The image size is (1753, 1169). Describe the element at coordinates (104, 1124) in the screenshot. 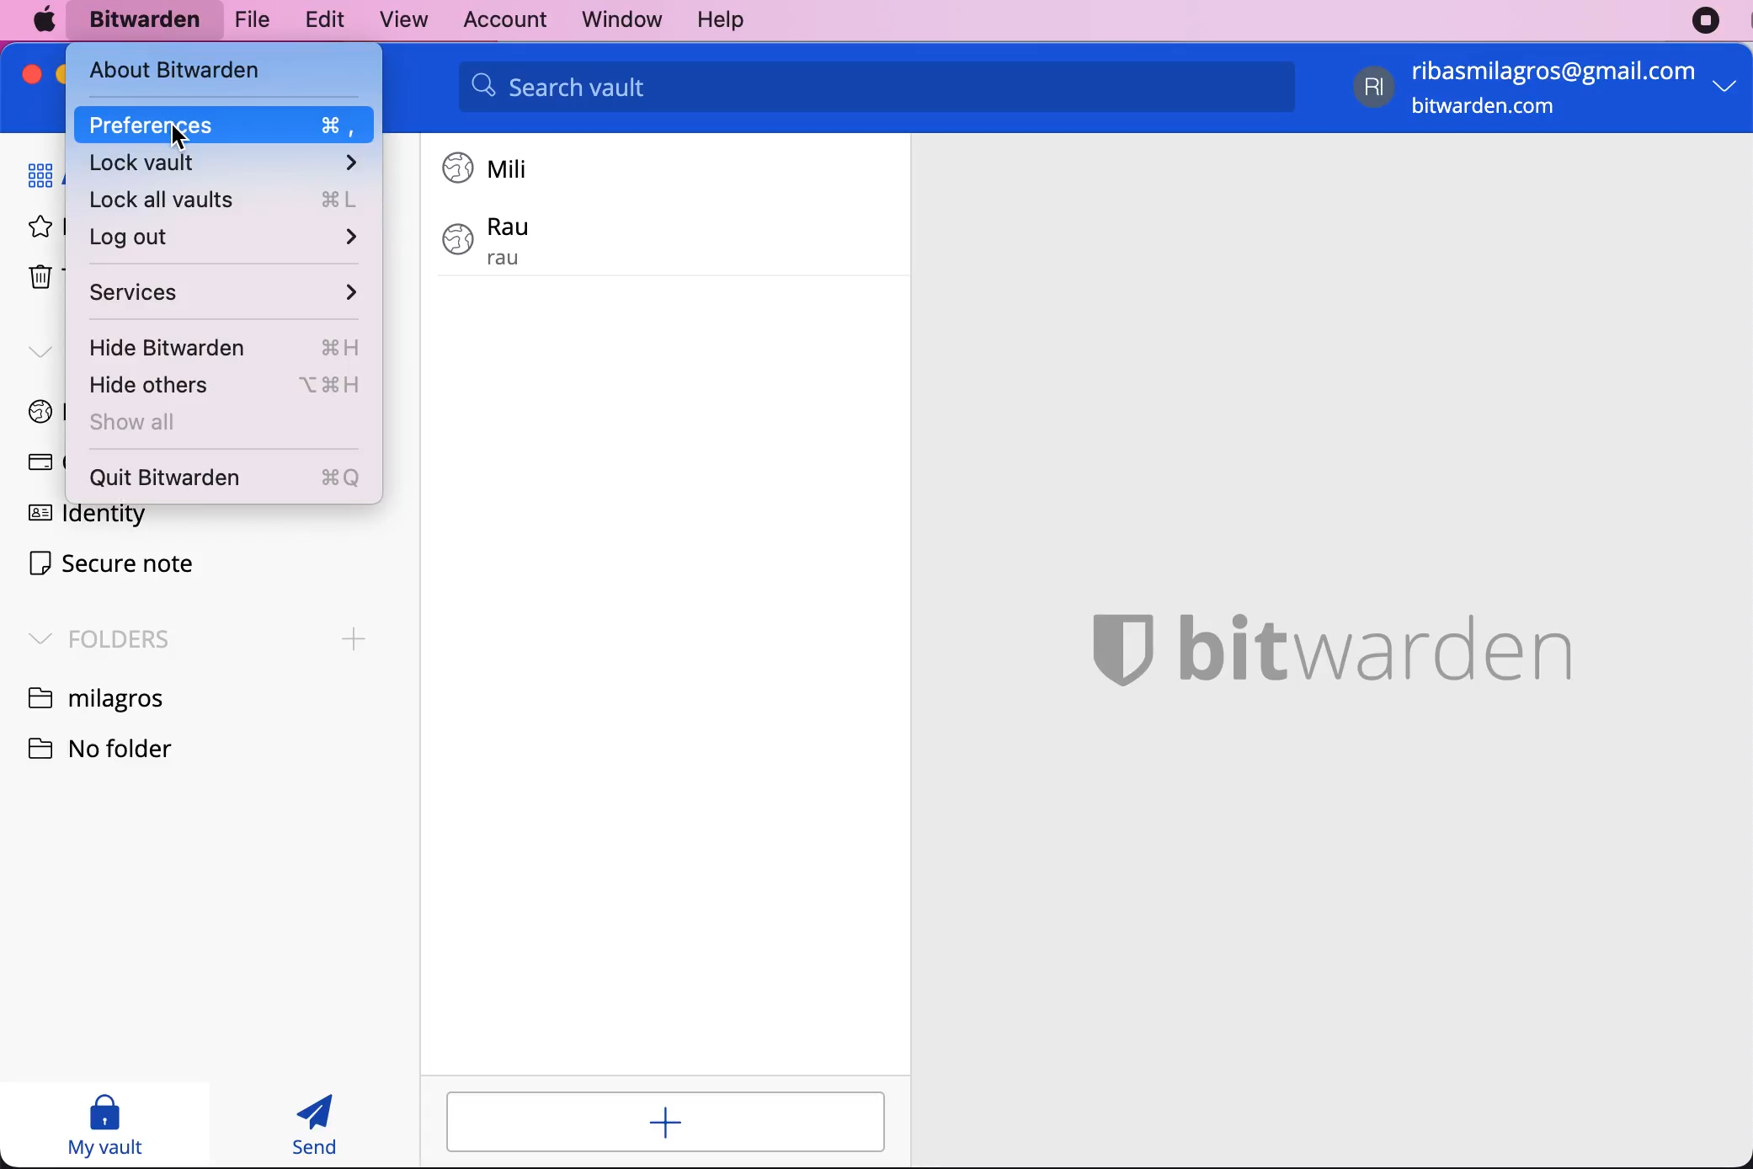

I see `my vault` at that location.